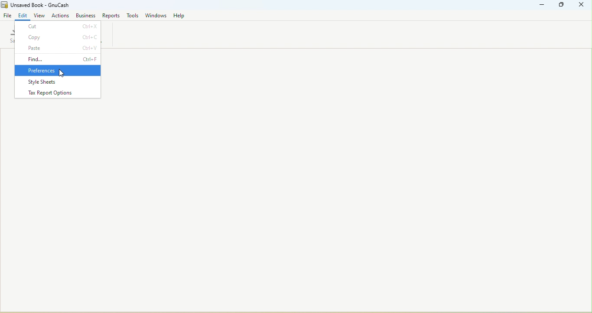  What do you see at coordinates (58, 38) in the screenshot?
I see `Copy` at bounding box center [58, 38].